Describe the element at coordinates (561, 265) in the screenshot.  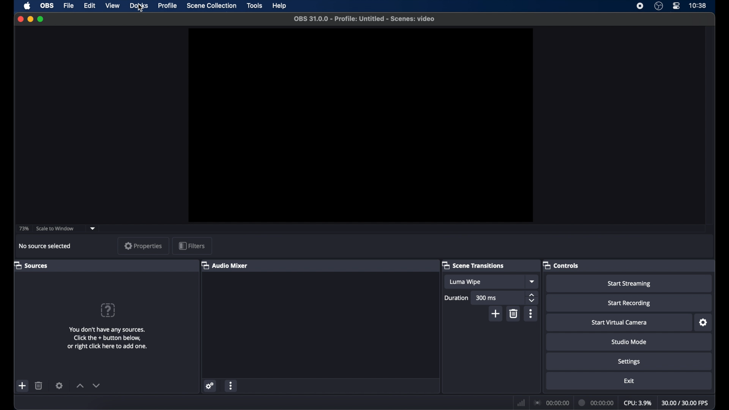
I see `controls` at that location.